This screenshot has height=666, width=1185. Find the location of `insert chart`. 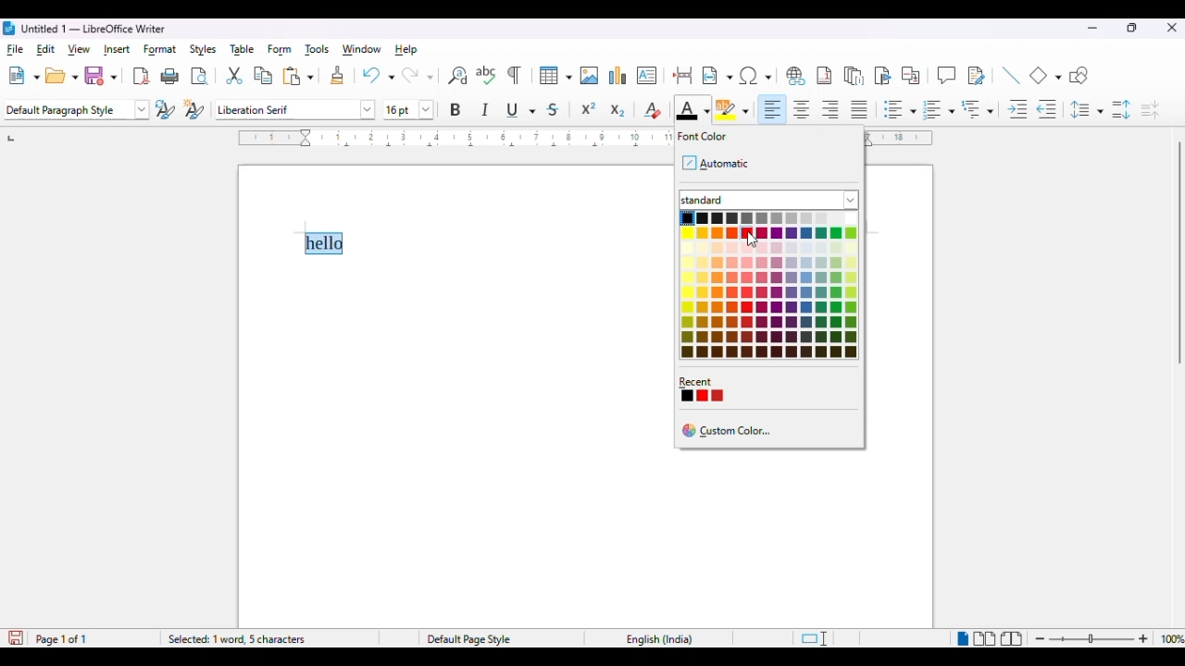

insert chart is located at coordinates (618, 75).